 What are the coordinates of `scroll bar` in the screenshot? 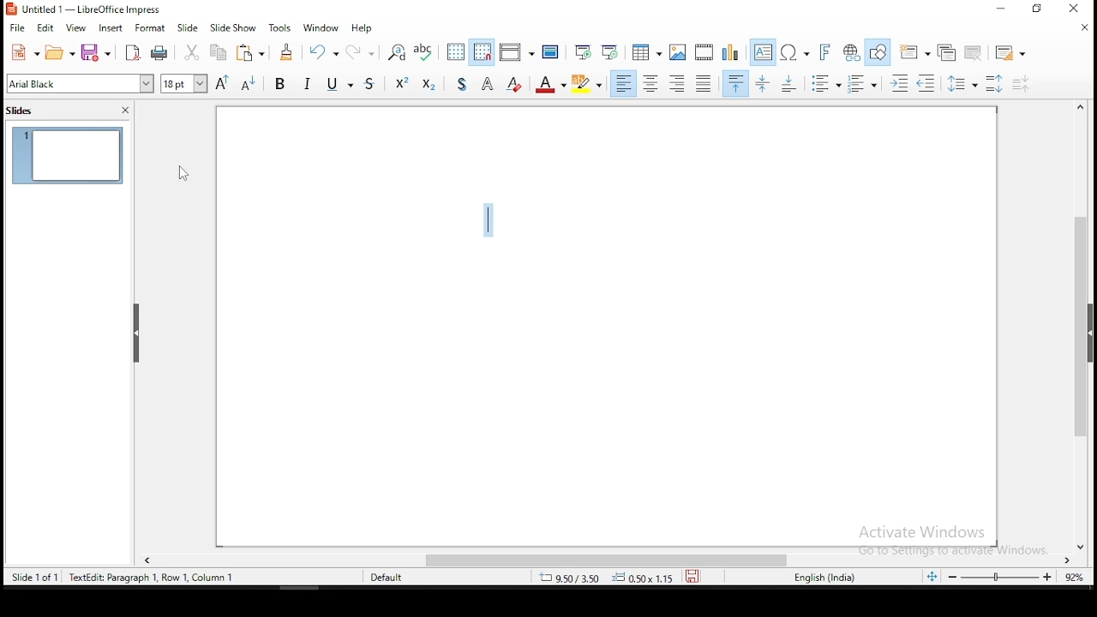 It's located at (611, 561).